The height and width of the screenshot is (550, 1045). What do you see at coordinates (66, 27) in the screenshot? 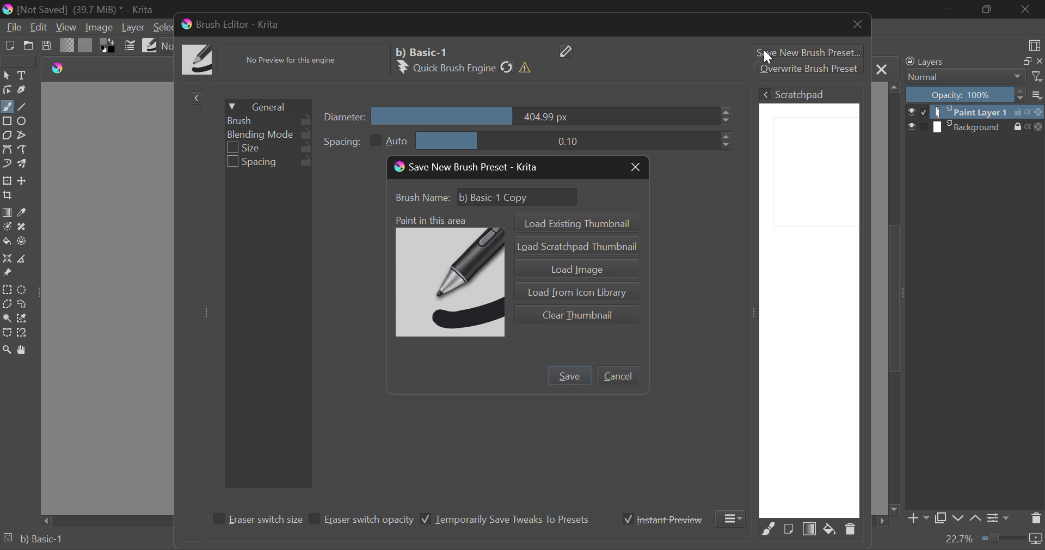
I see `View` at bounding box center [66, 27].